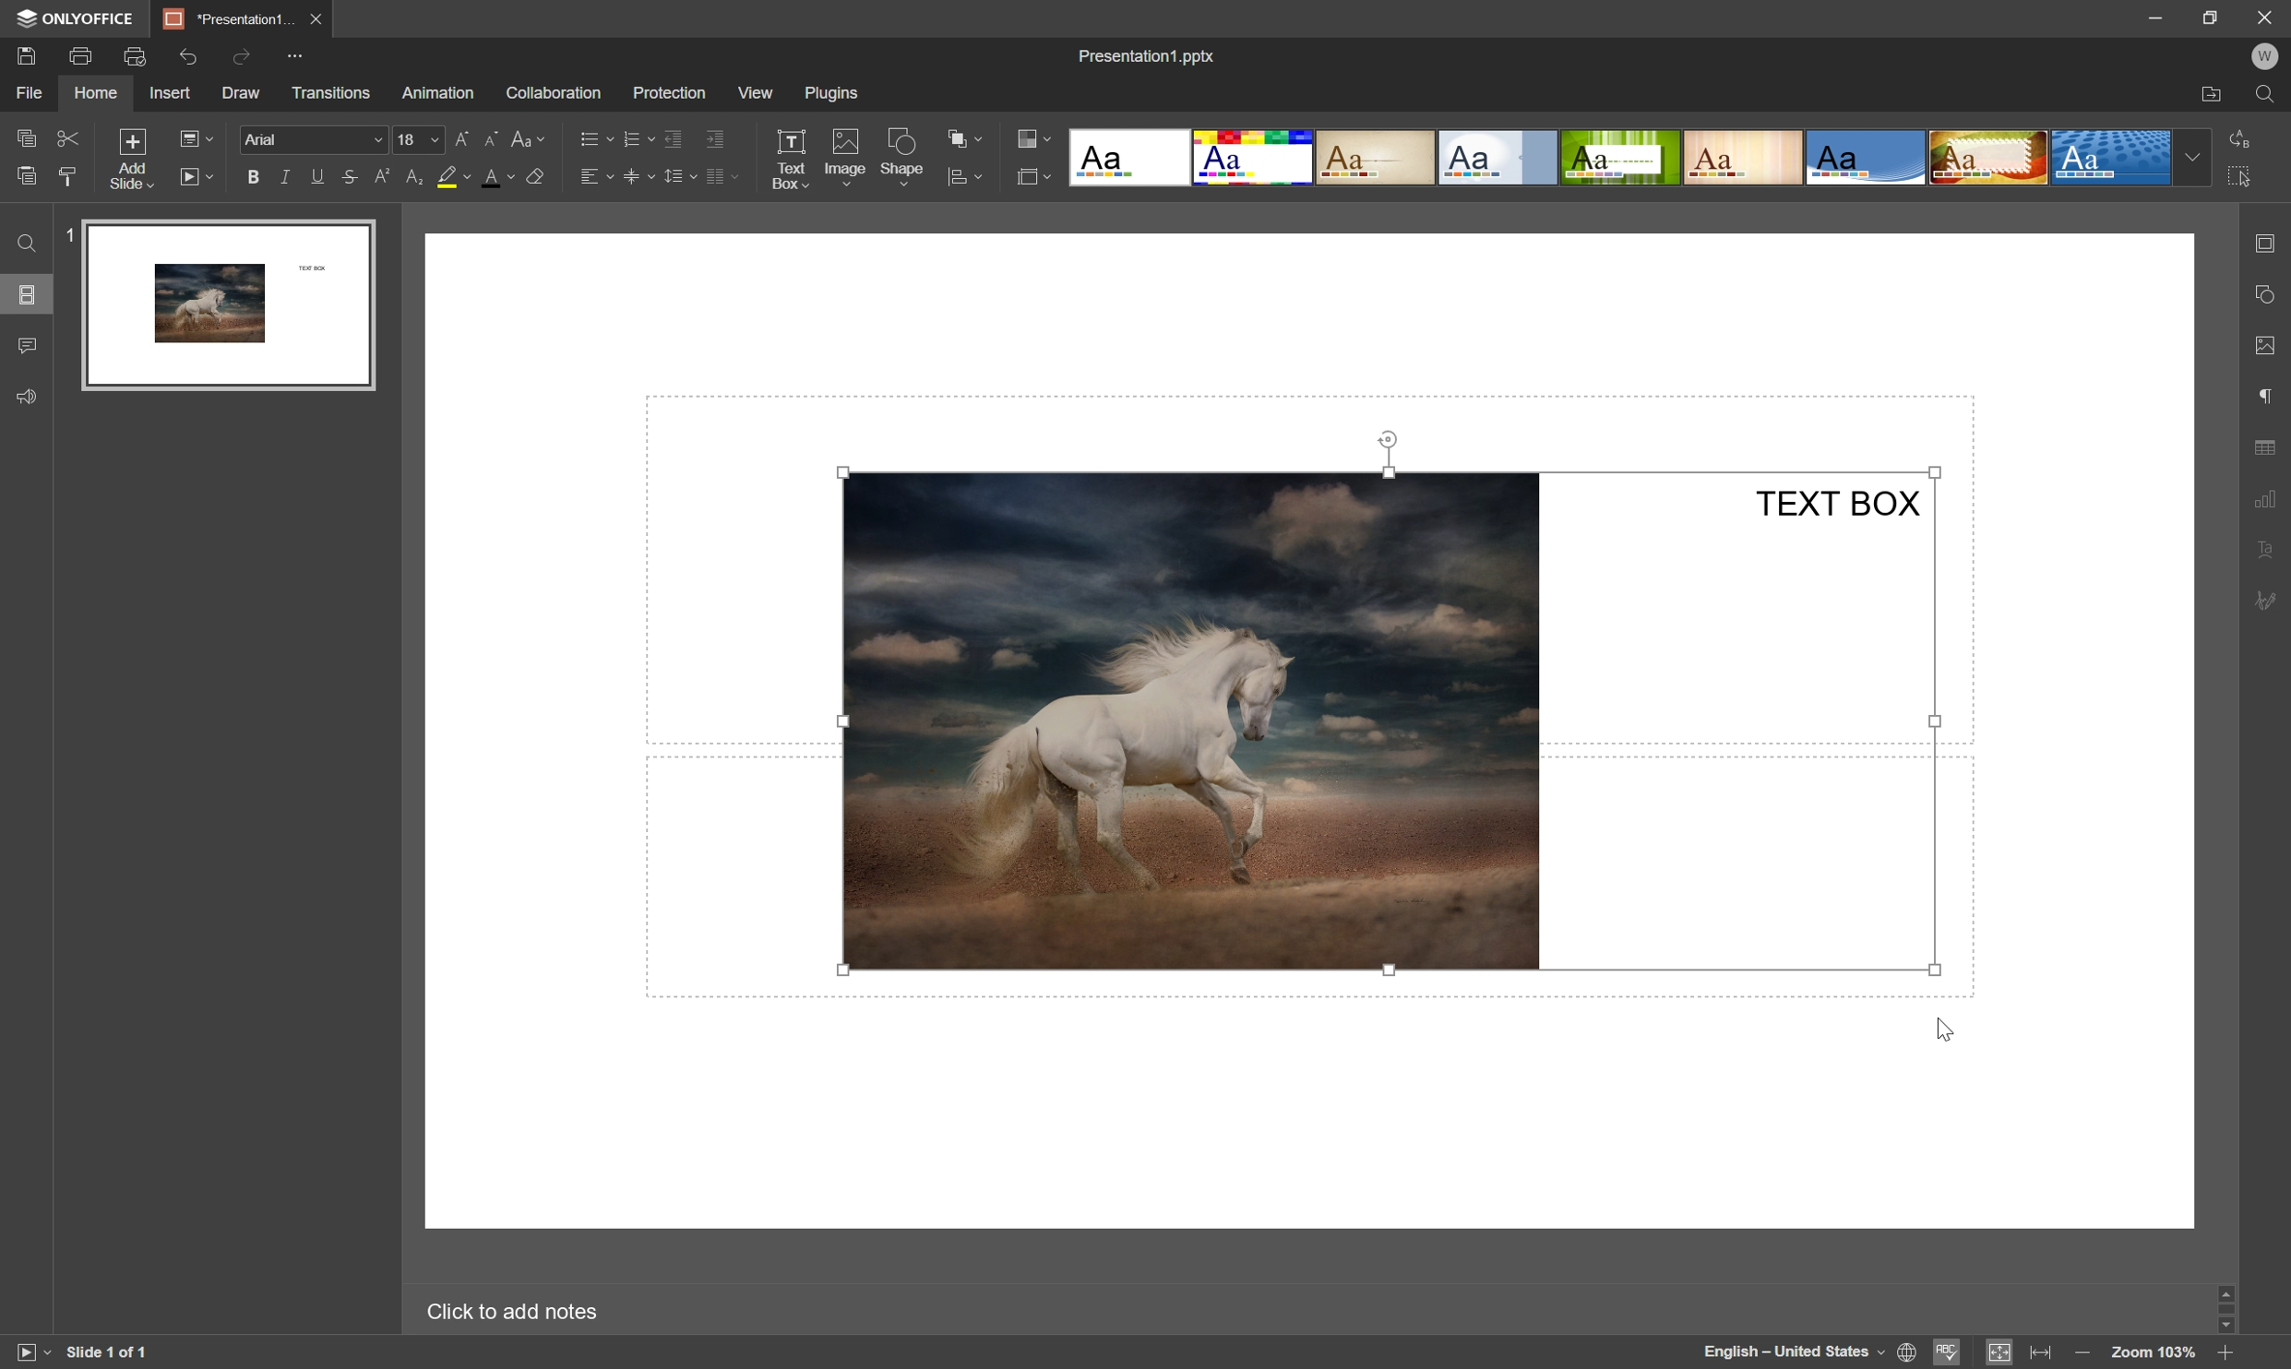  I want to click on increase indent, so click(716, 139).